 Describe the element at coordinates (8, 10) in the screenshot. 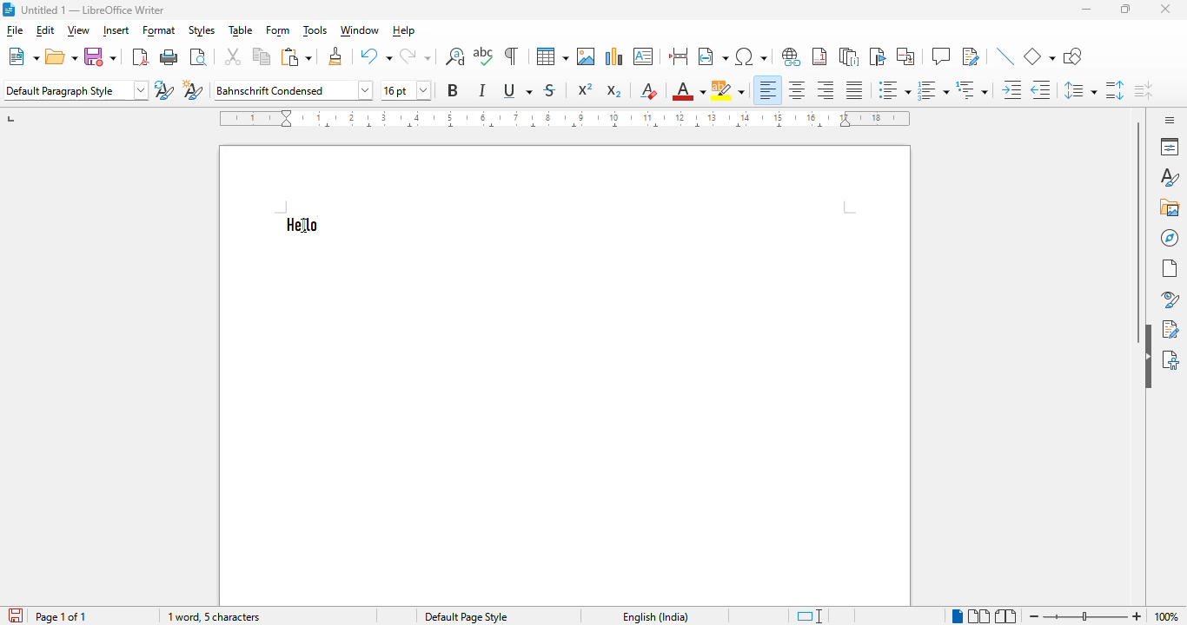

I see `Logo` at that location.